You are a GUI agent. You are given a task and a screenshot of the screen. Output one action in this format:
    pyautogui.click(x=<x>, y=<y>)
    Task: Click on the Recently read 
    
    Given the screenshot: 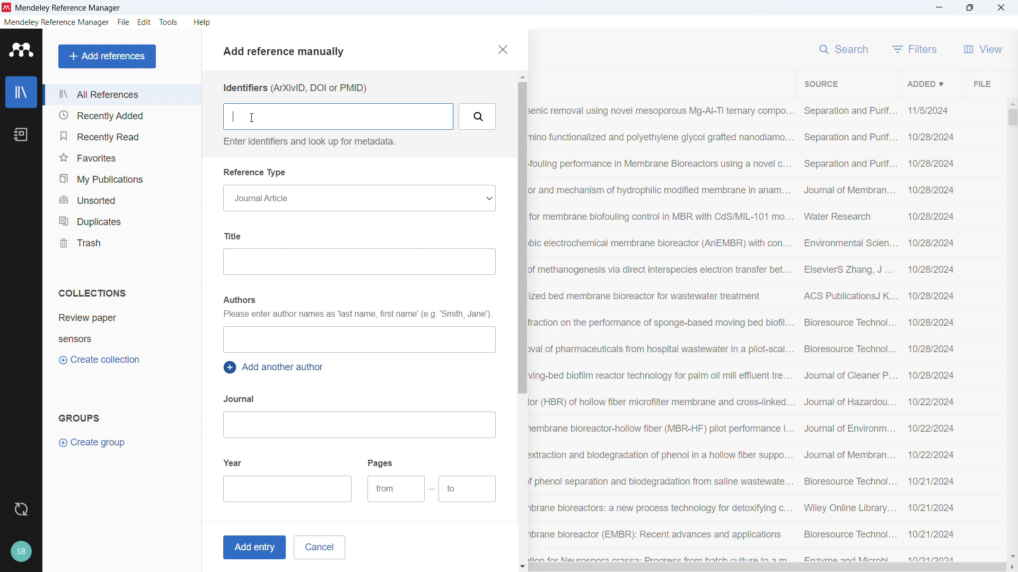 What is the action you would take?
    pyautogui.click(x=120, y=136)
    